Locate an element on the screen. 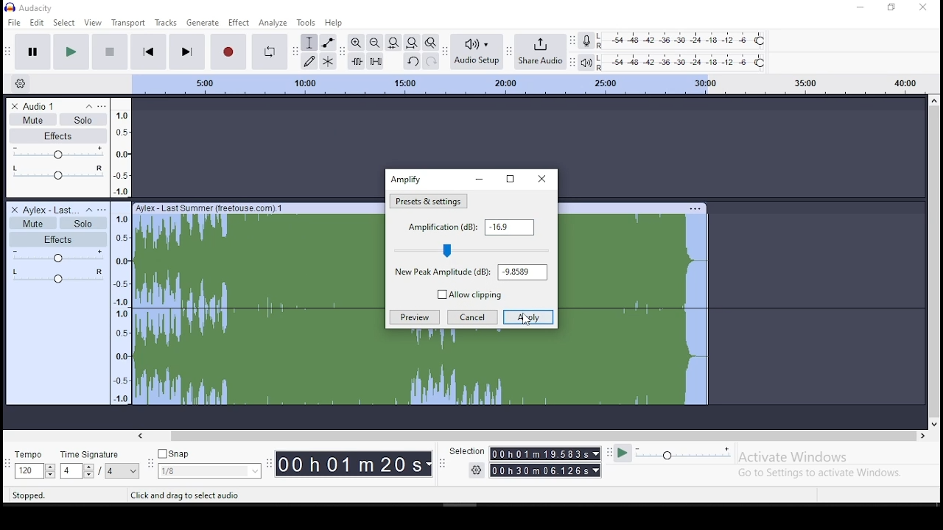 The height and width of the screenshot is (530, 943). amplify is located at coordinates (407, 178).